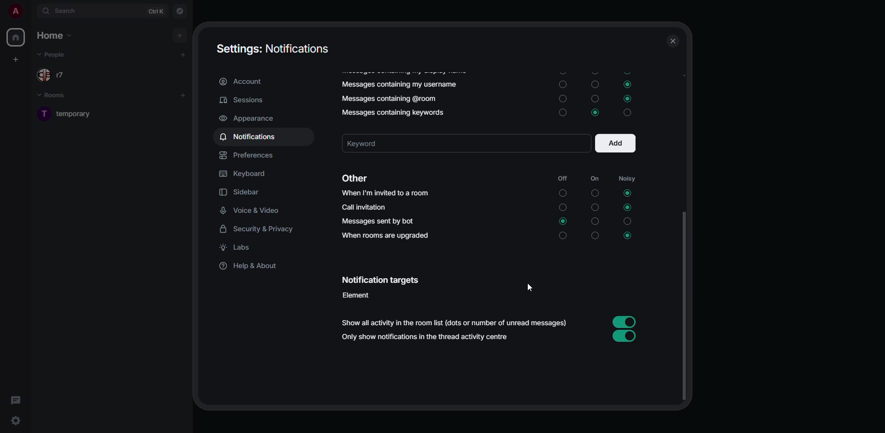 The image size is (885, 433). Describe the element at coordinates (252, 267) in the screenshot. I see `help & about` at that location.